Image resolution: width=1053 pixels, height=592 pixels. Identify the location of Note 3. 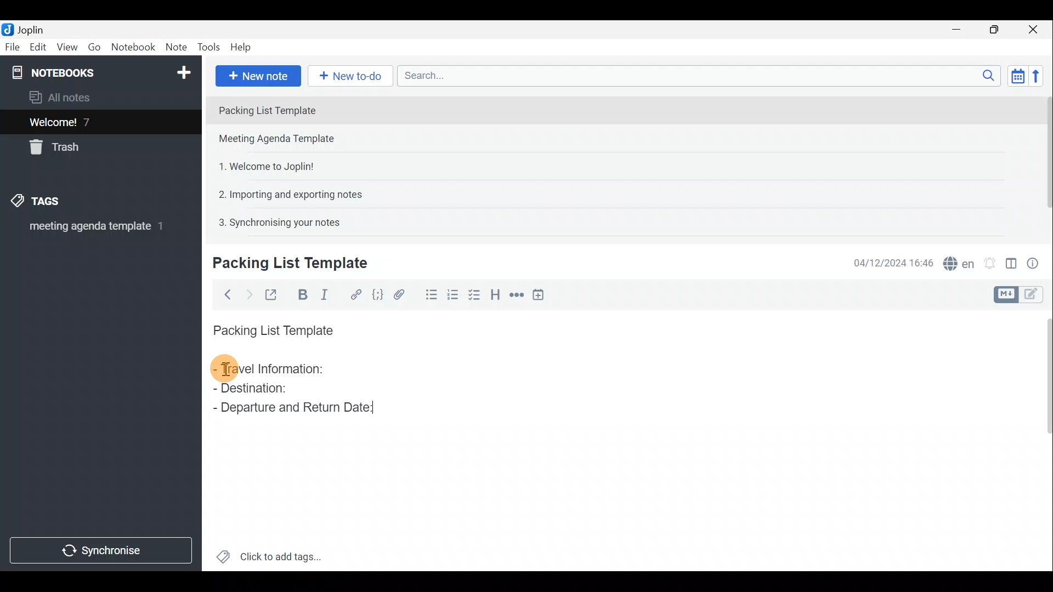
(262, 165).